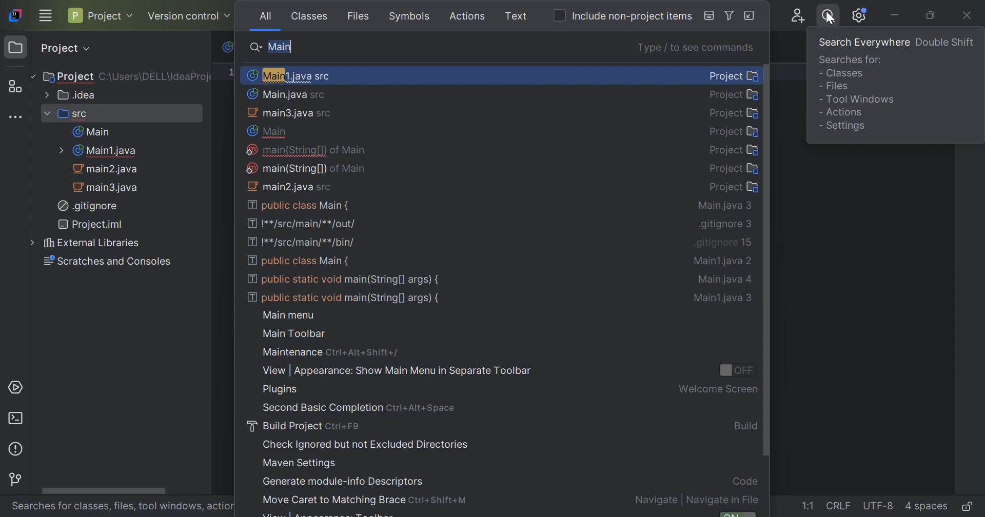 The height and width of the screenshot is (517, 985). What do you see at coordinates (299, 205) in the screenshot?
I see `public class Main()` at bounding box center [299, 205].